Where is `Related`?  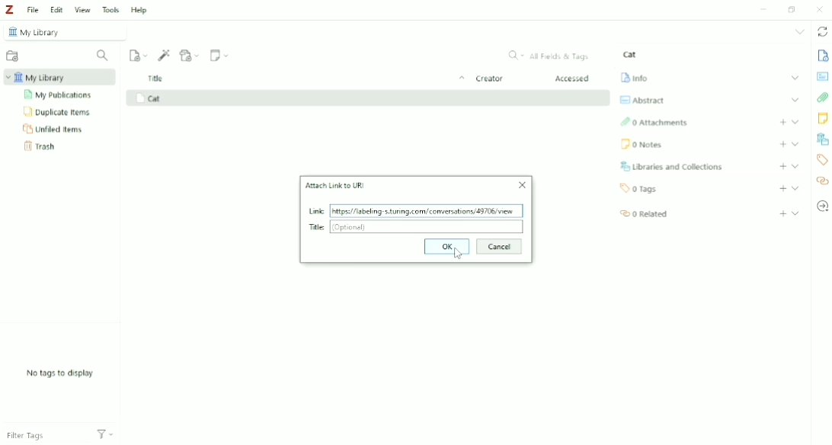
Related is located at coordinates (642, 213).